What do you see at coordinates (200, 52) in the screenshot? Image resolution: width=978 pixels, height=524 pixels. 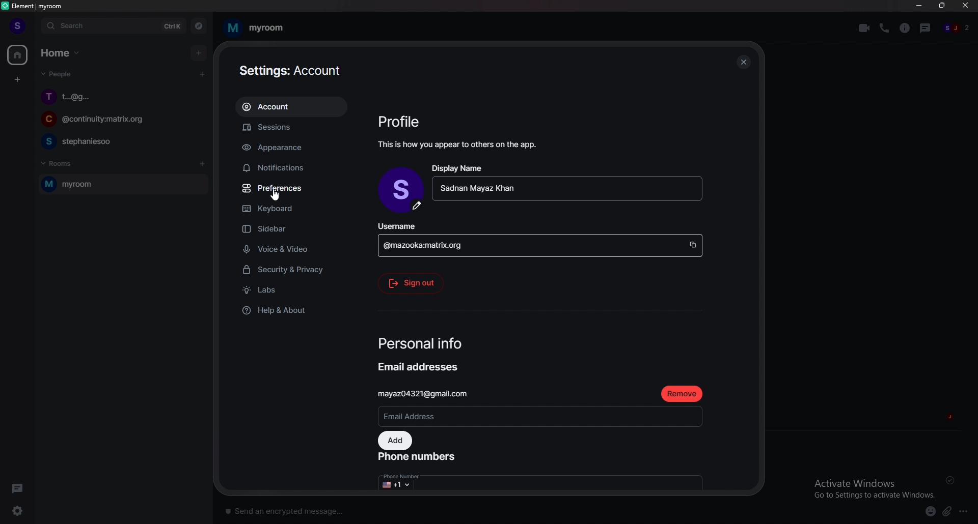 I see `add` at bounding box center [200, 52].